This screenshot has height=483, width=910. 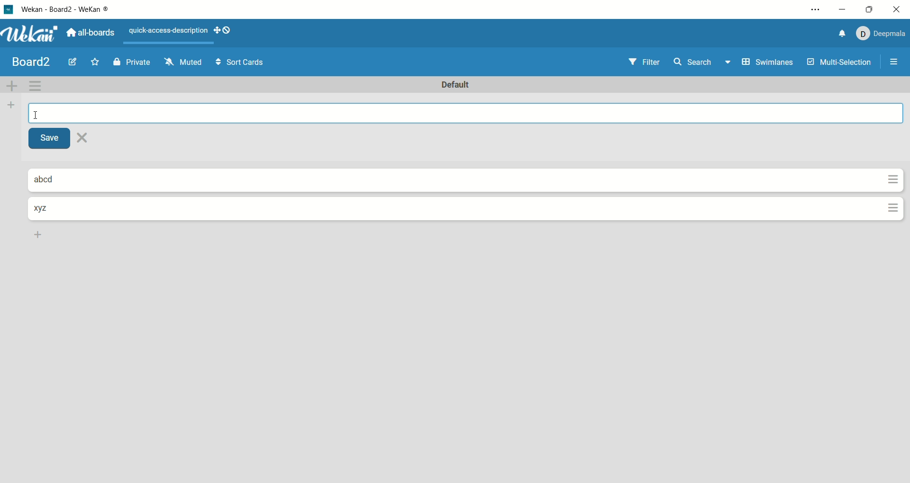 I want to click on close, so click(x=84, y=138).